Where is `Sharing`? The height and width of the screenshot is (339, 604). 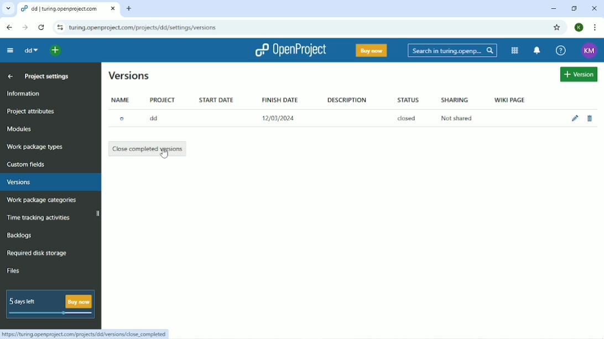
Sharing is located at coordinates (454, 100).